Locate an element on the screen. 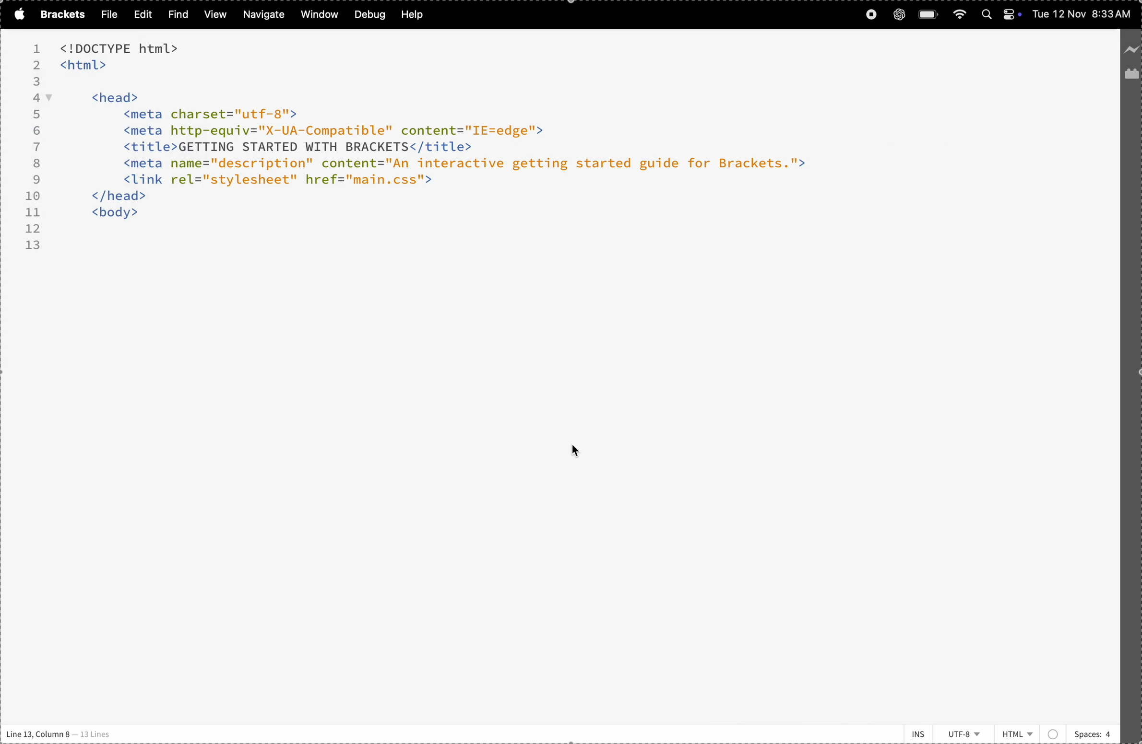  html  is located at coordinates (1029, 731).